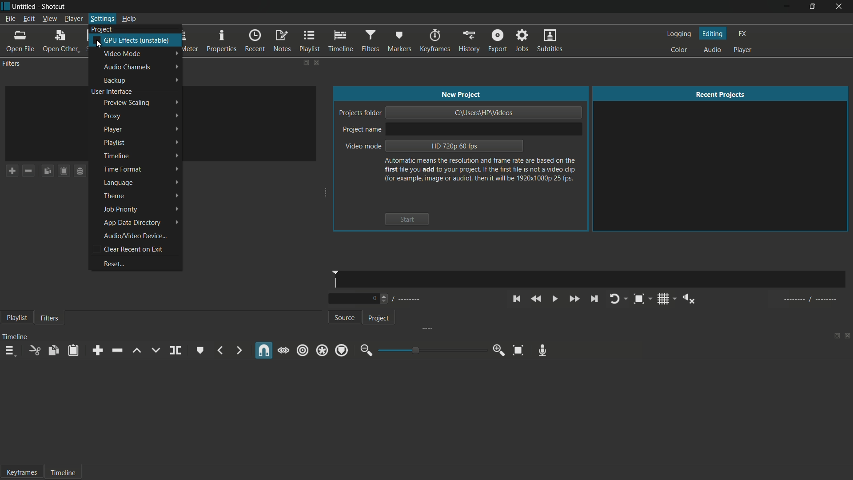 Image resolution: width=853 pixels, height=480 pixels. I want to click on player menu, so click(72, 19).